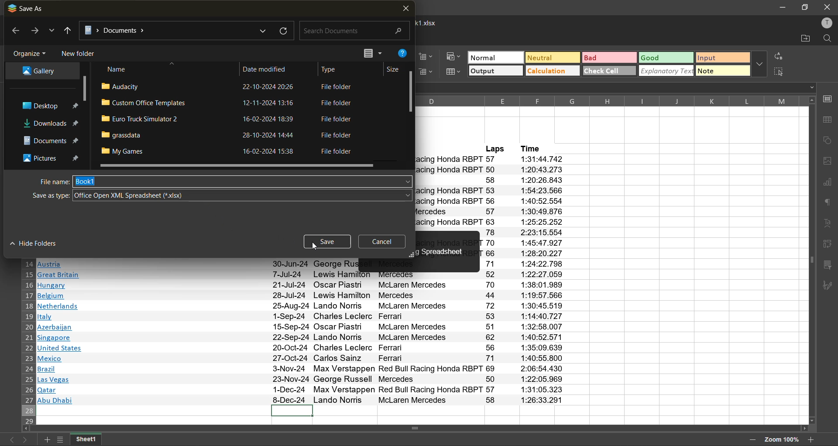 This screenshot has height=446, width=838. I want to click on find, so click(828, 38).